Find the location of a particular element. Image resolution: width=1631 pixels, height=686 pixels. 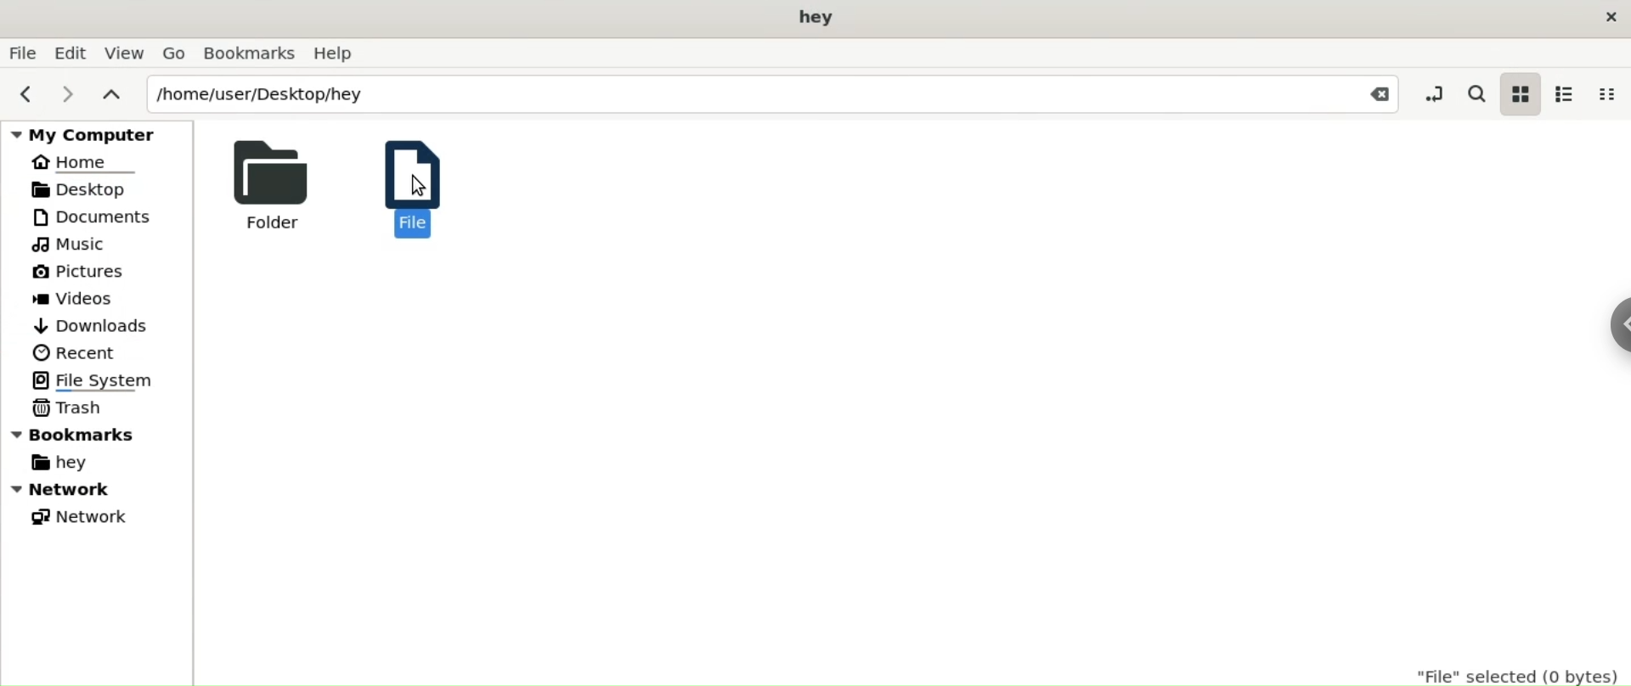

close is located at coordinates (1607, 17).